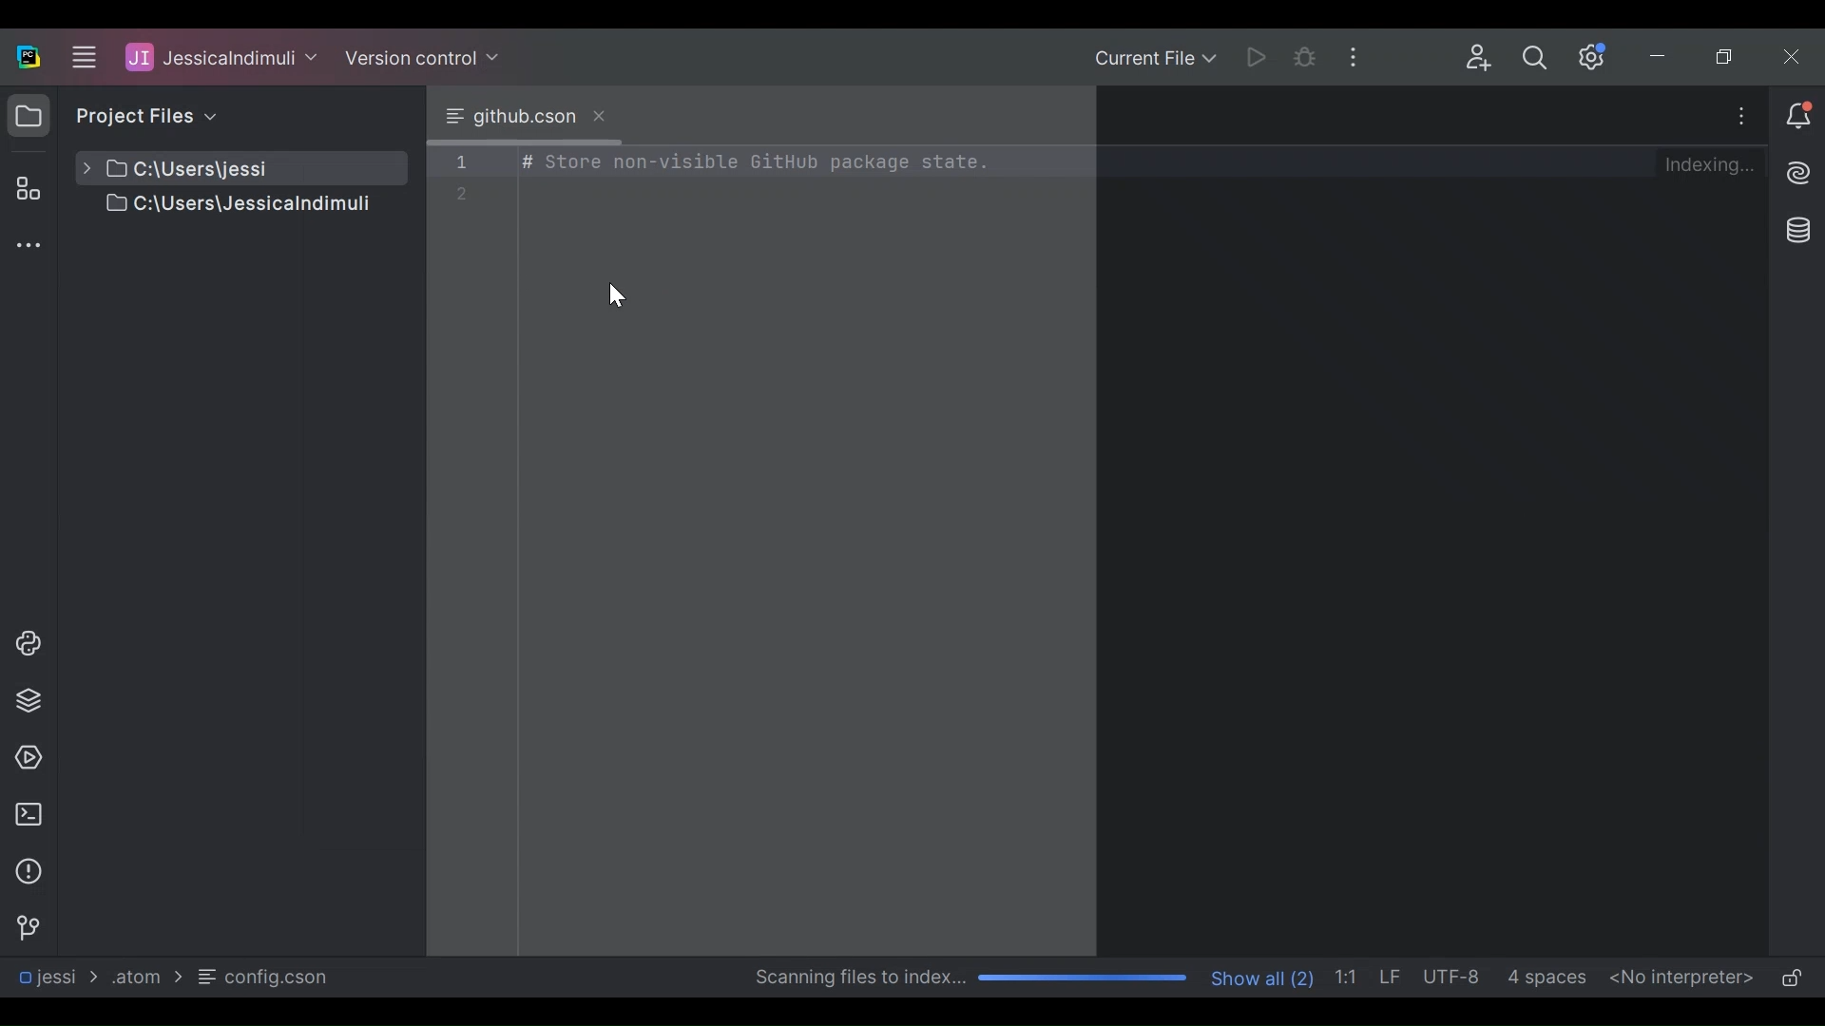 The width and height of the screenshot is (1825, 1026). What do you see at coordinates (29, 56) in the screenshot?
I see `PyCharm` at bounding box center [29, 56].